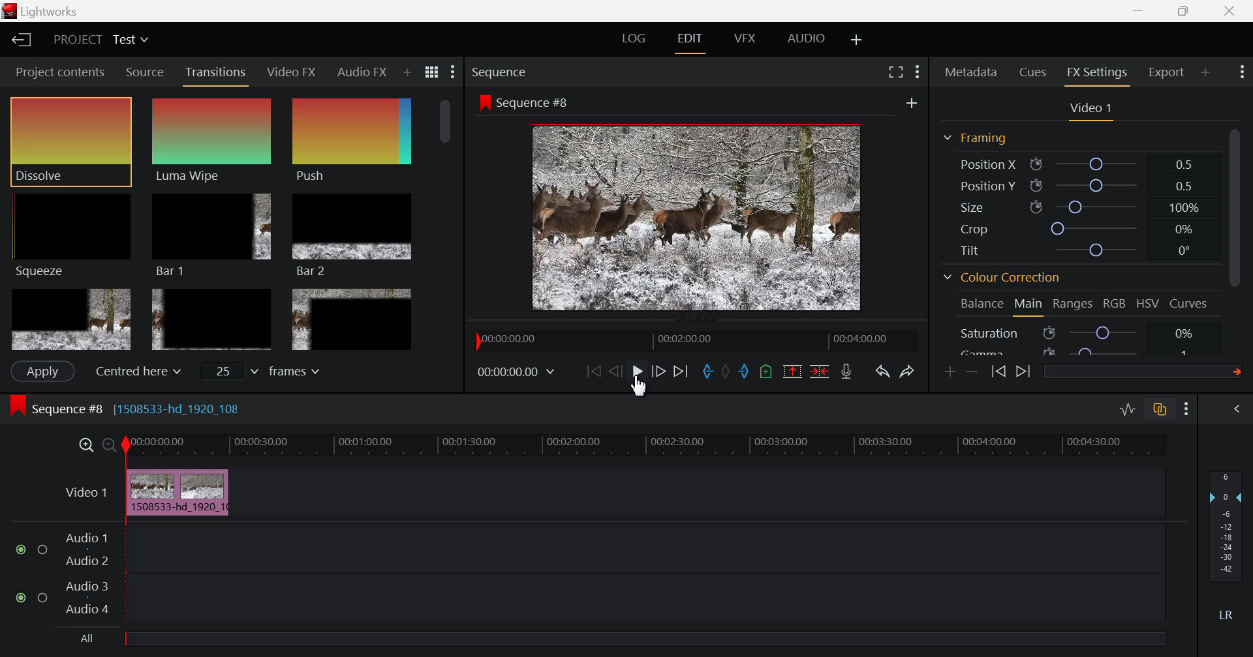 This screenshot has width=1253, height=657. What do you see at coordinates (518, 372) in the screenshot?
I see `Video Frame Time` at bounding box center [518, 372].